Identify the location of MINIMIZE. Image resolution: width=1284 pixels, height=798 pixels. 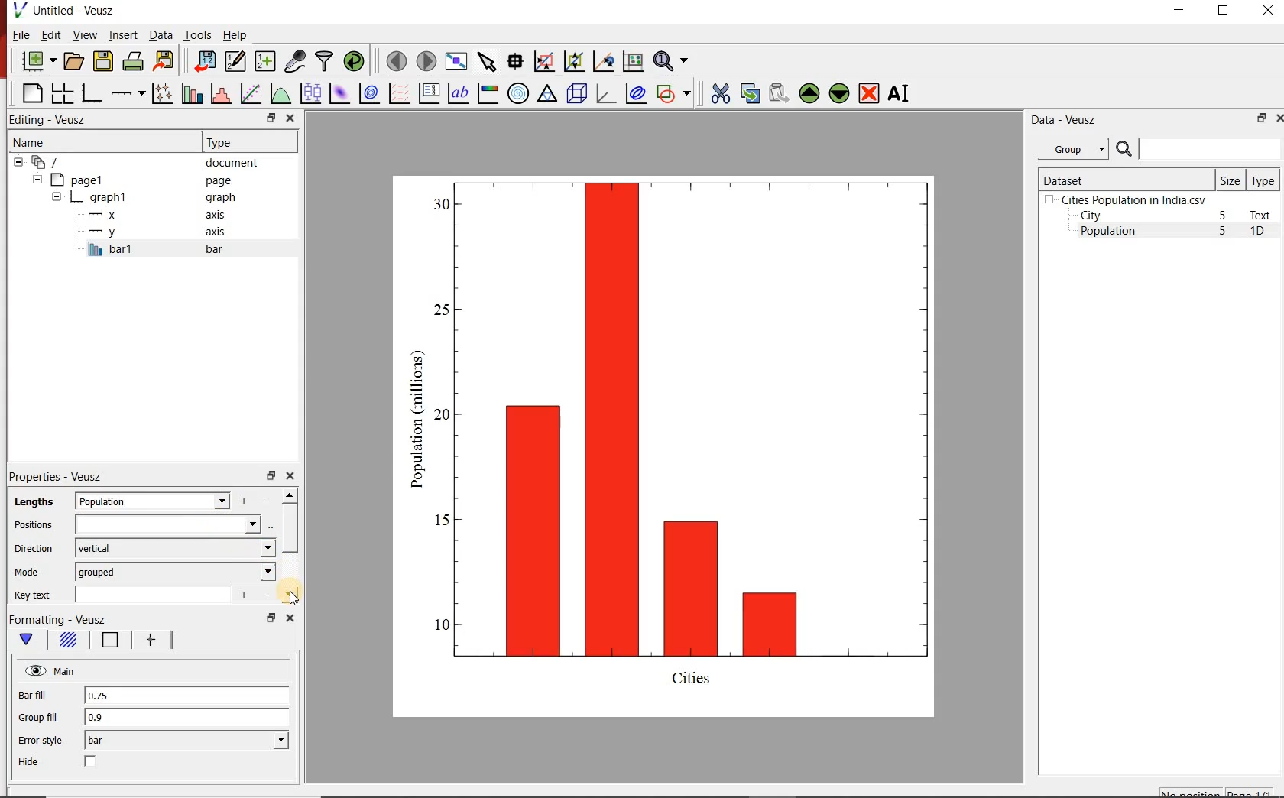
(1180, 10).